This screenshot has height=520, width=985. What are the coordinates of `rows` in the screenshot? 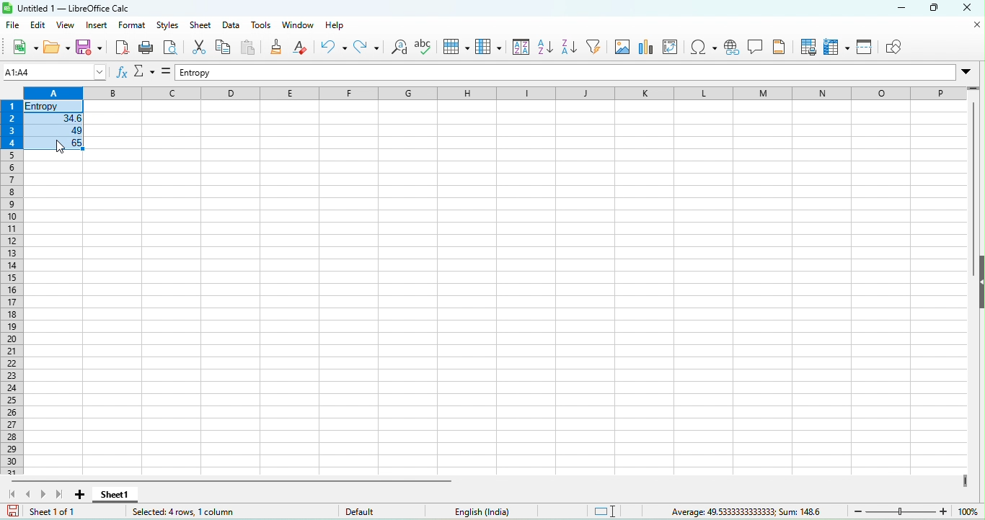 It's located at (11, 281).